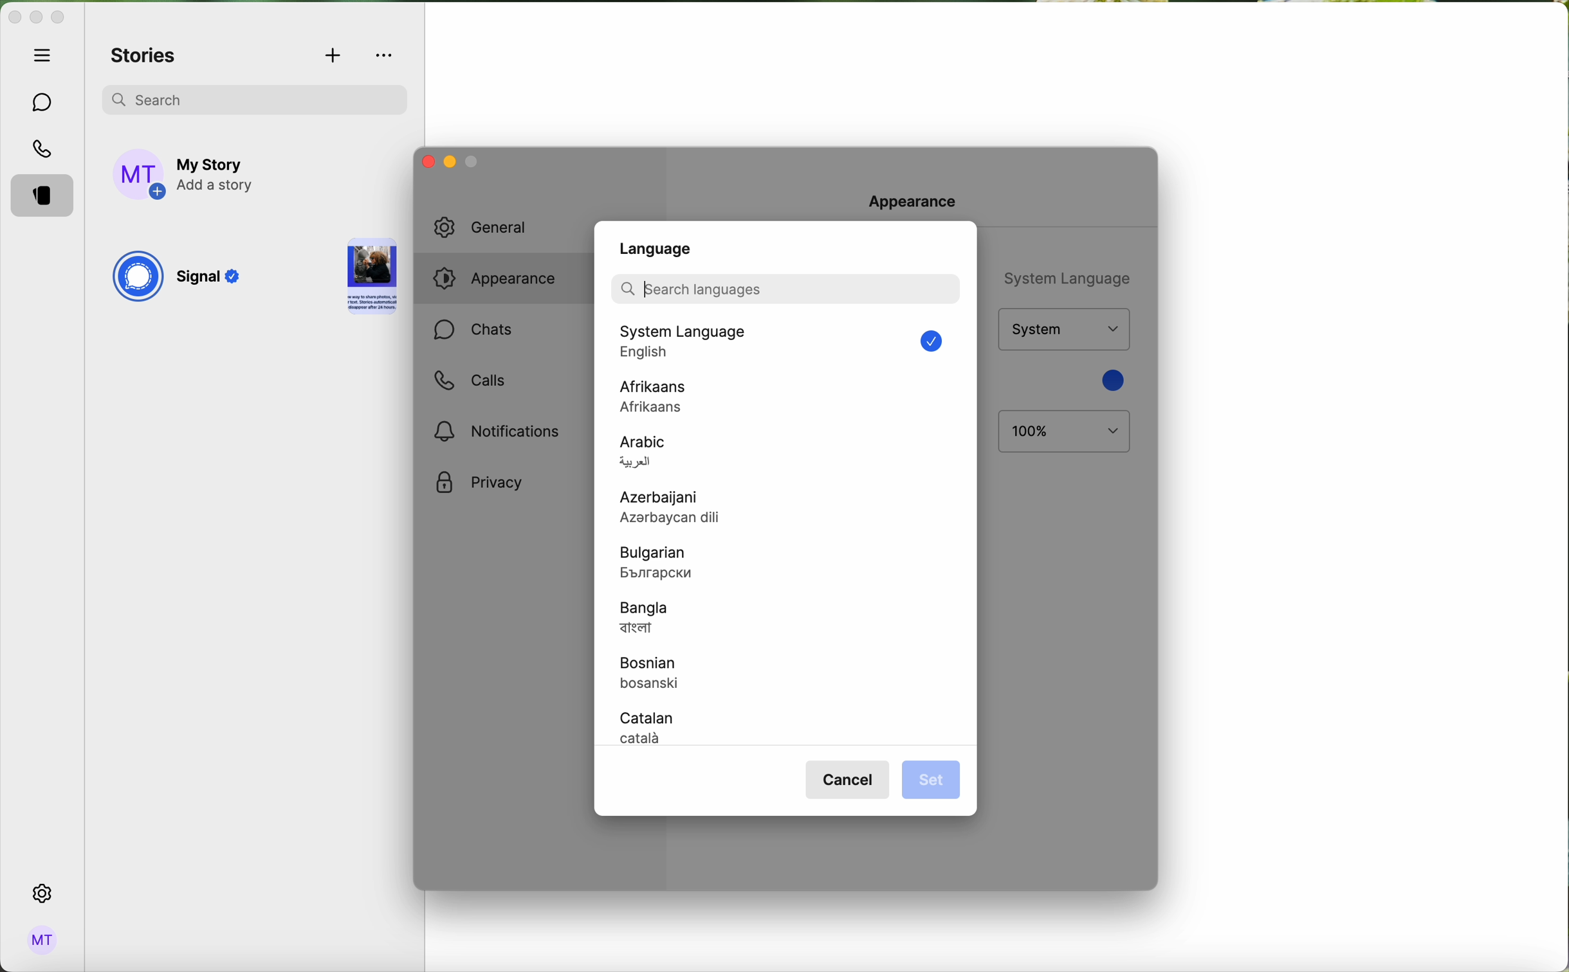 The image size is (1569, 972). What do you see at coordinates (790, 344) in the screenshot?
I see `system language selected` at bounding box center [790, 344].